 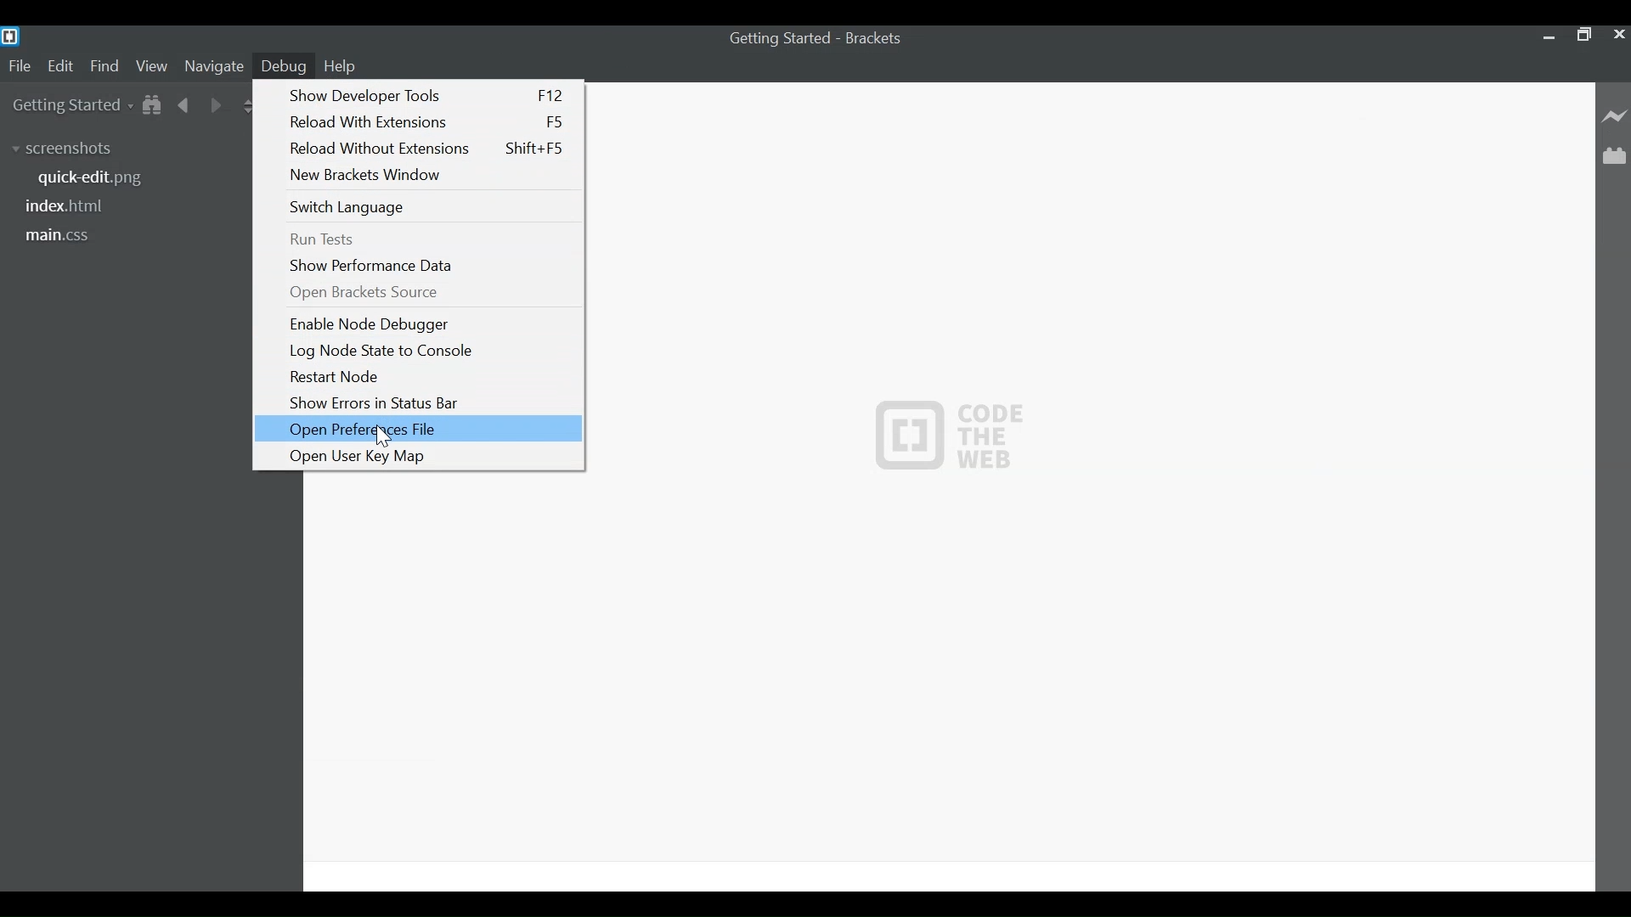 What do you see at coordinates (422, 325) in the screenshot?
I see `Enable Node Debugger` at bounding box center [422, 325].